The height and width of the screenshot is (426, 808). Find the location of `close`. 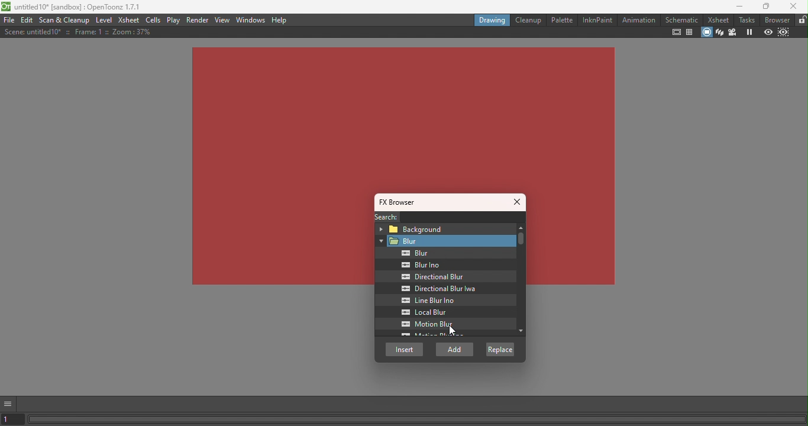

close is located at coordinates (794, 5).